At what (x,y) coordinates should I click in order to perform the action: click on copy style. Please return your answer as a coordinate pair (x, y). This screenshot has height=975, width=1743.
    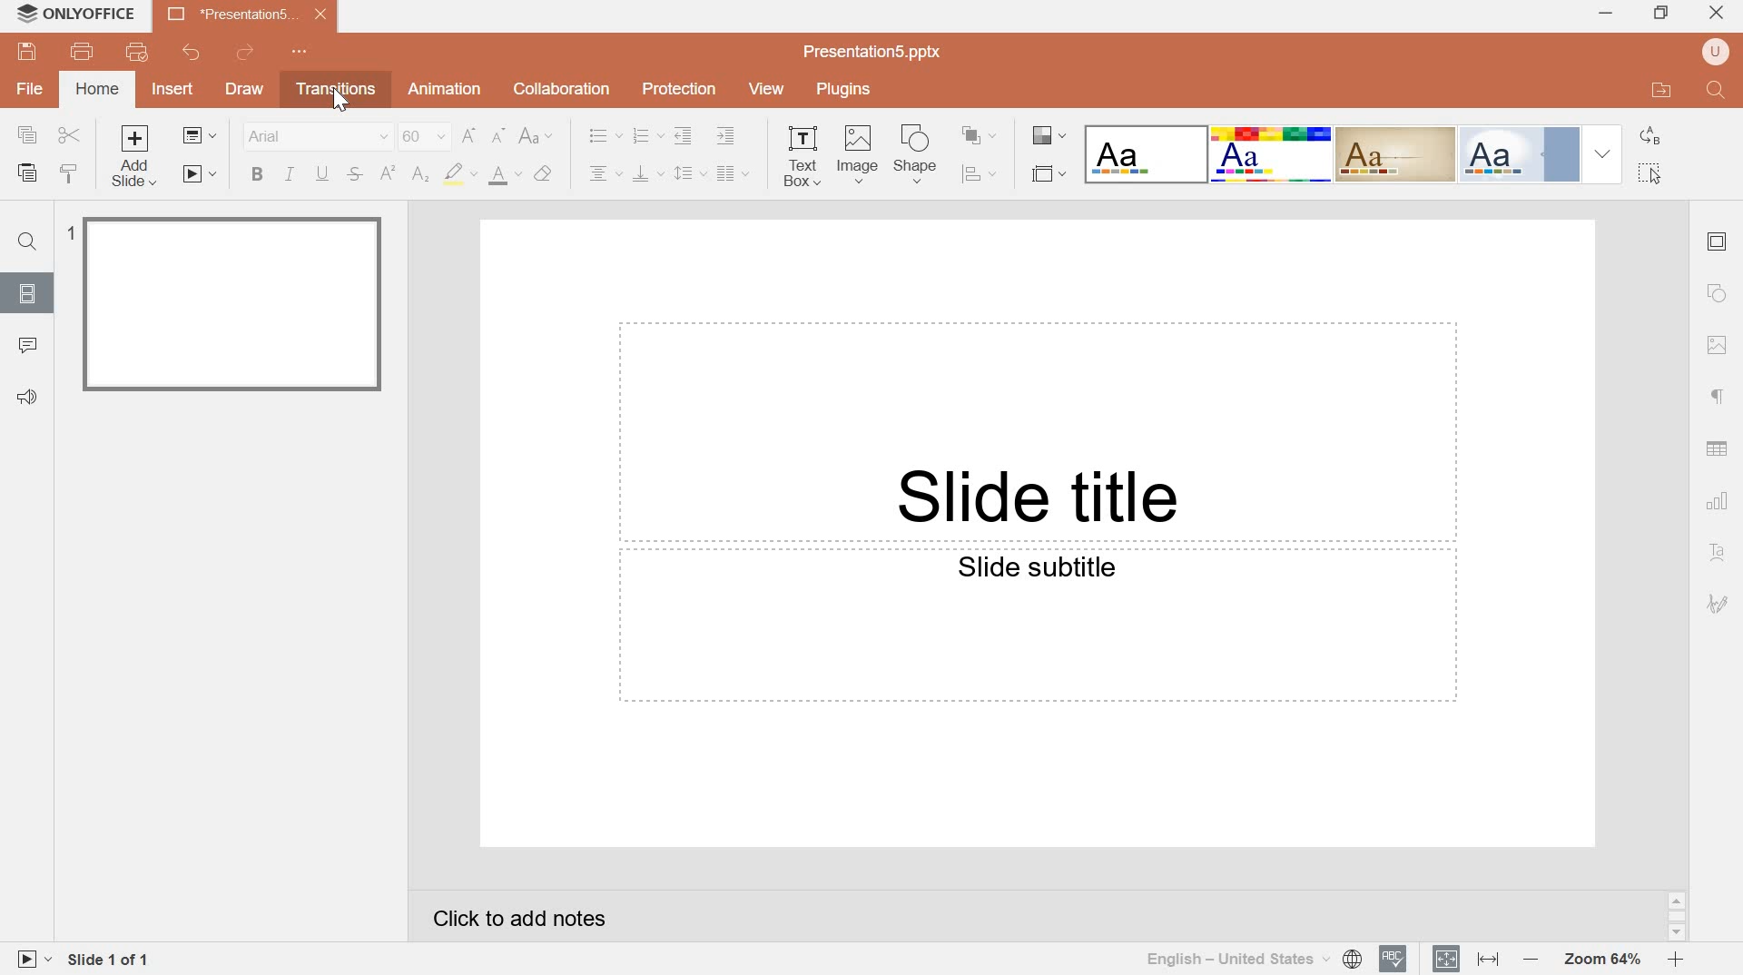
    Looking at the image, I should click on (73, 172).